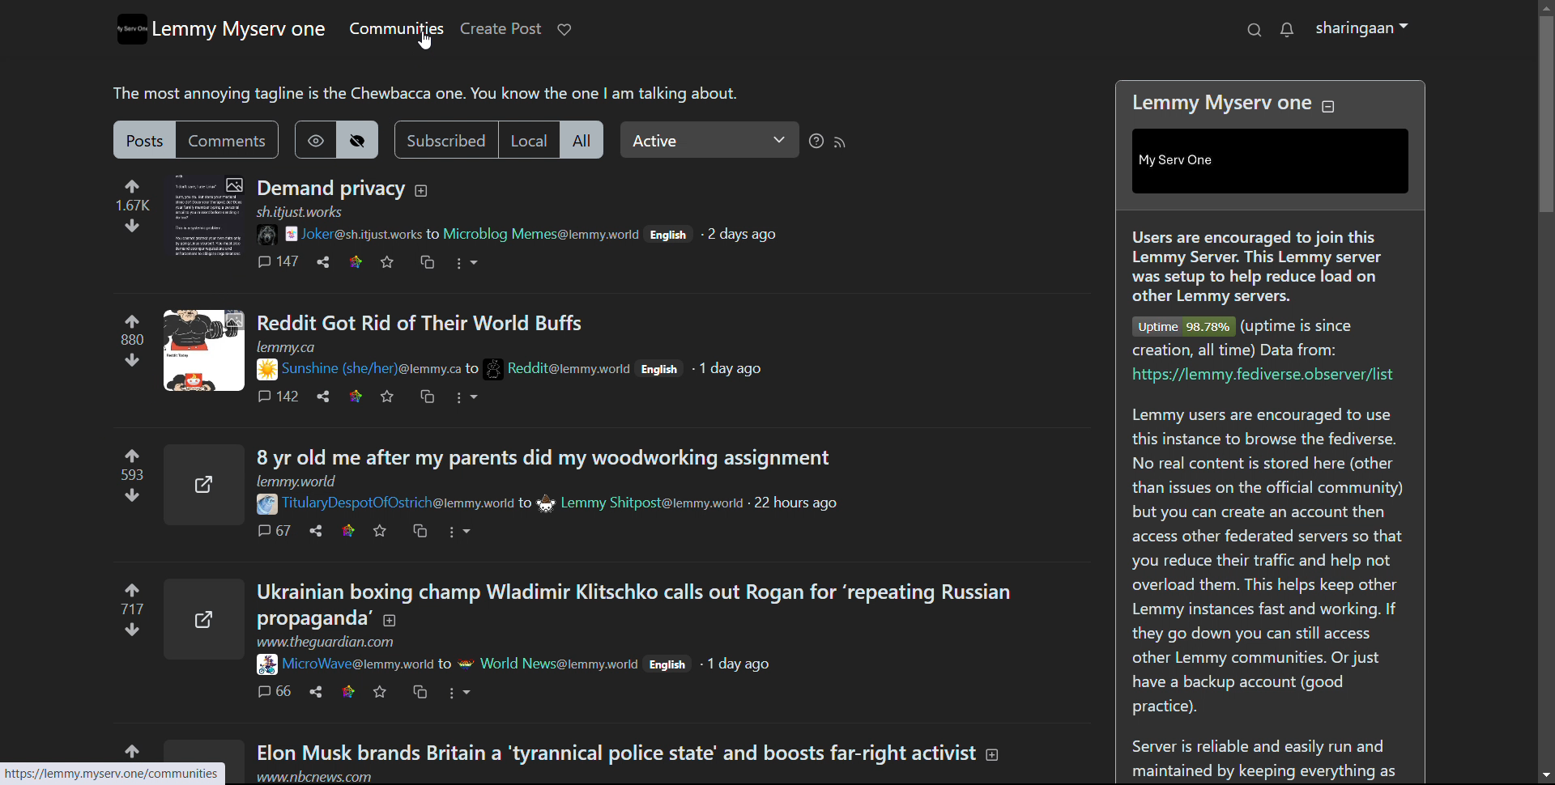 This screenshot has height=785, width=1555. Describe the element at coordinates (266, 370) in the screenshot. I see `poster image` at that location.